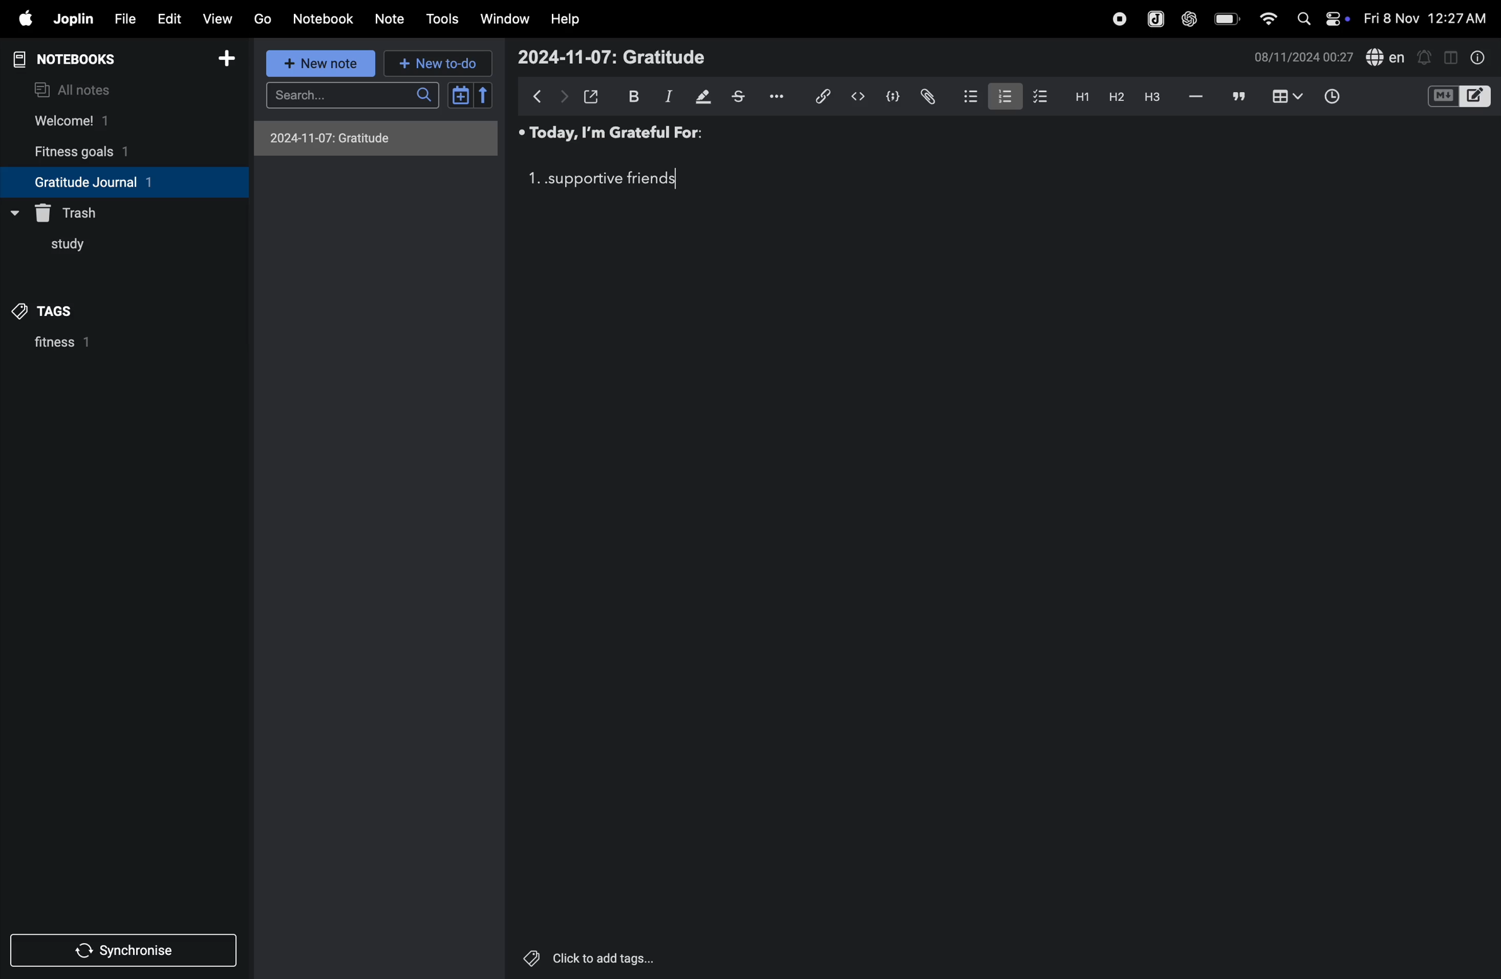  I want to click on new to do, so click(434, 63).